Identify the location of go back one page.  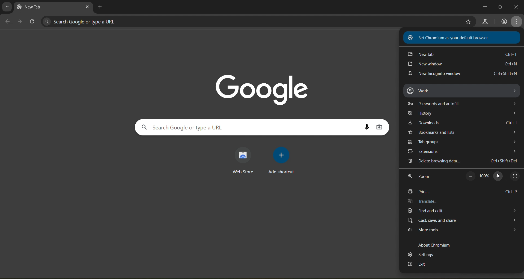
(8, 21).